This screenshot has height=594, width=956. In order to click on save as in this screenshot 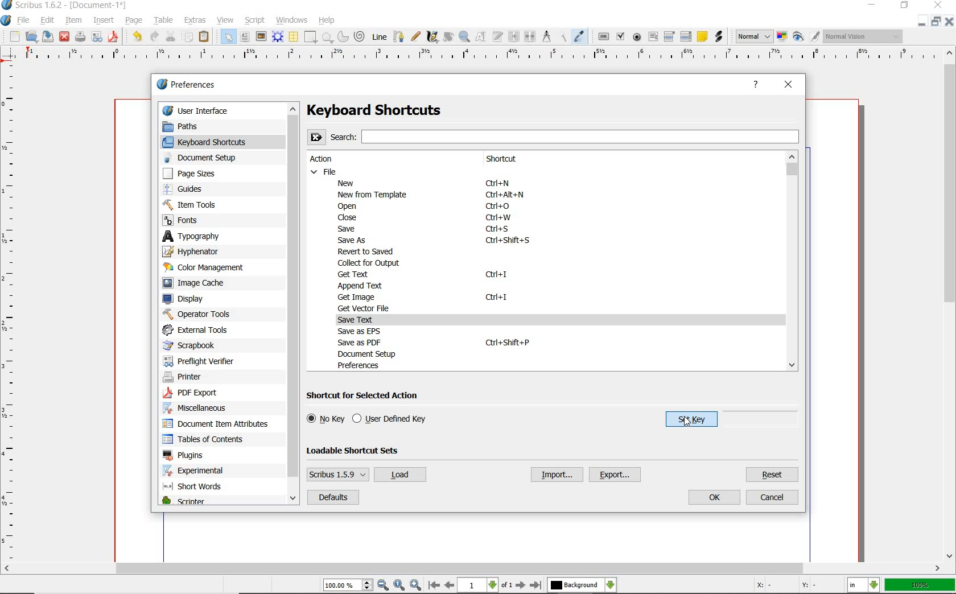, I will do `click(353, 241)`.